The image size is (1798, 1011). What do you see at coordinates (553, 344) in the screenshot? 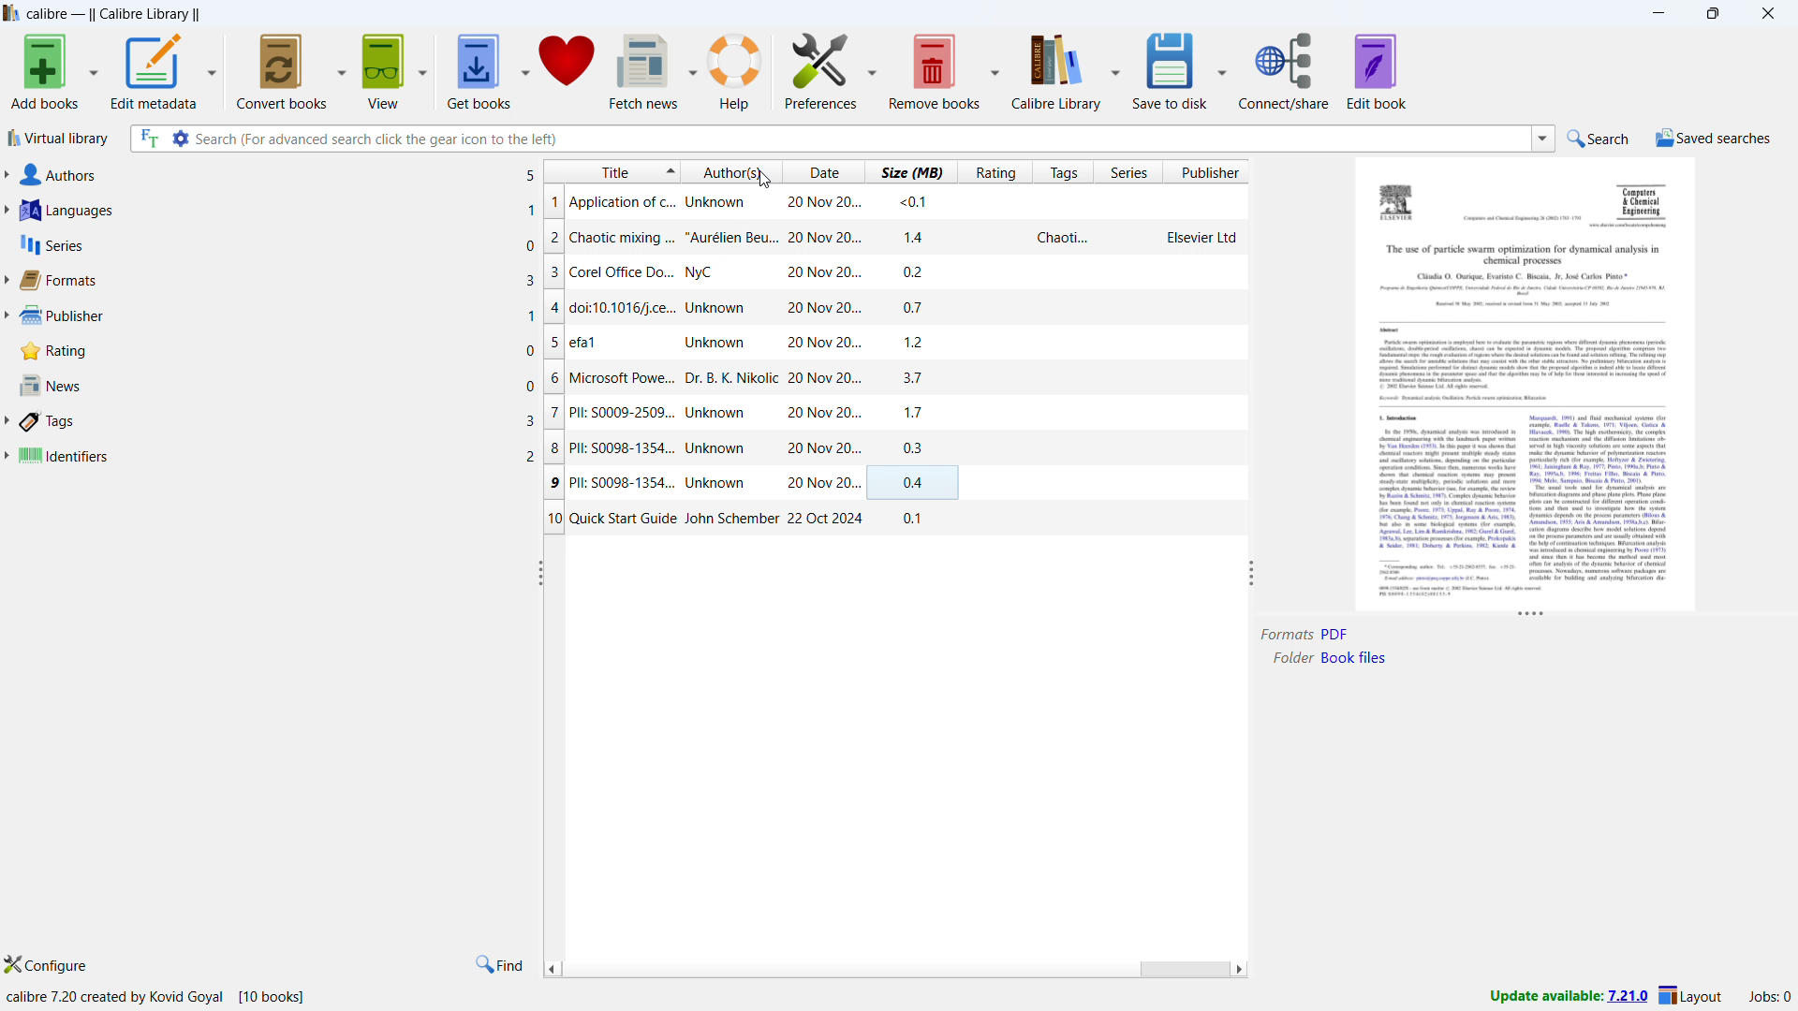
I see `5` at bounding box center [553, 344].